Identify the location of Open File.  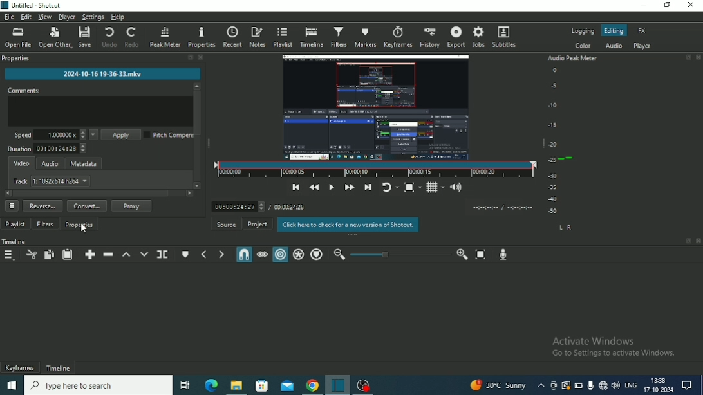
(17, 38).